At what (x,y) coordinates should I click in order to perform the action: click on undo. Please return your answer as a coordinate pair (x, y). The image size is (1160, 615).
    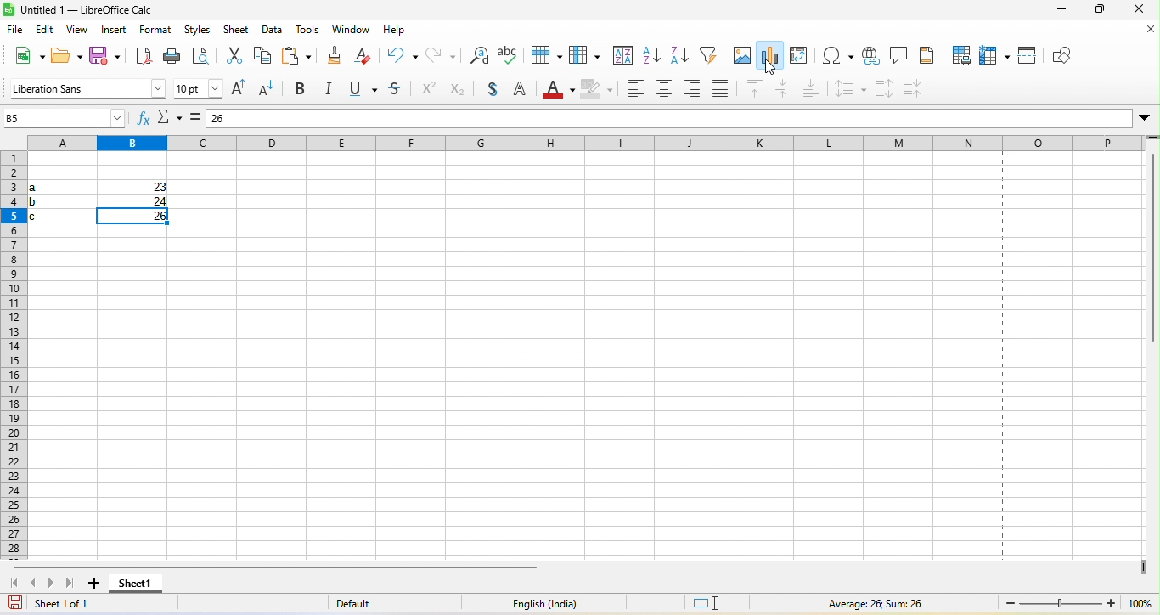
    Looking at the image, I should click on (402, 55).